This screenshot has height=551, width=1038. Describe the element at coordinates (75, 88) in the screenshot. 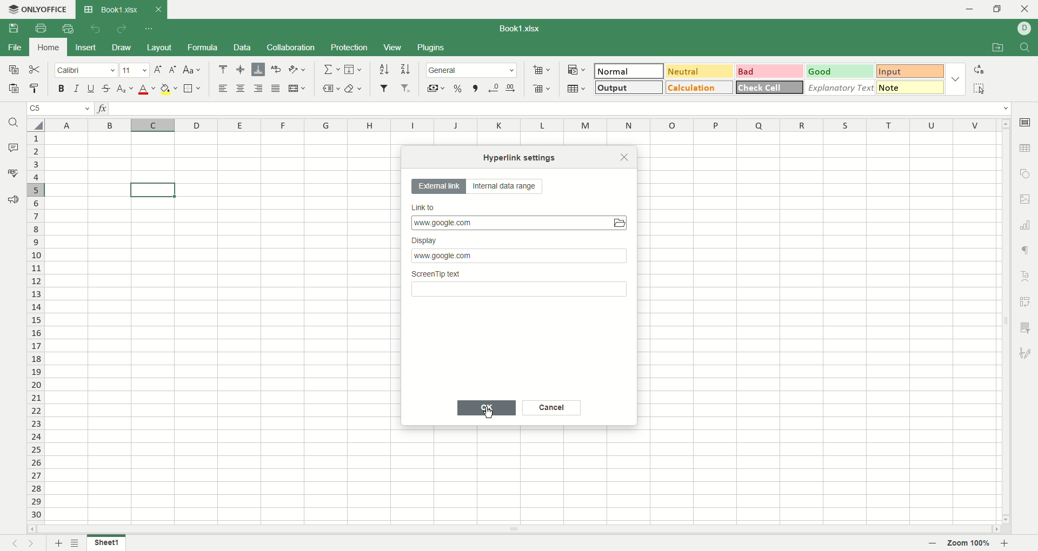

I see `italics` at that location.